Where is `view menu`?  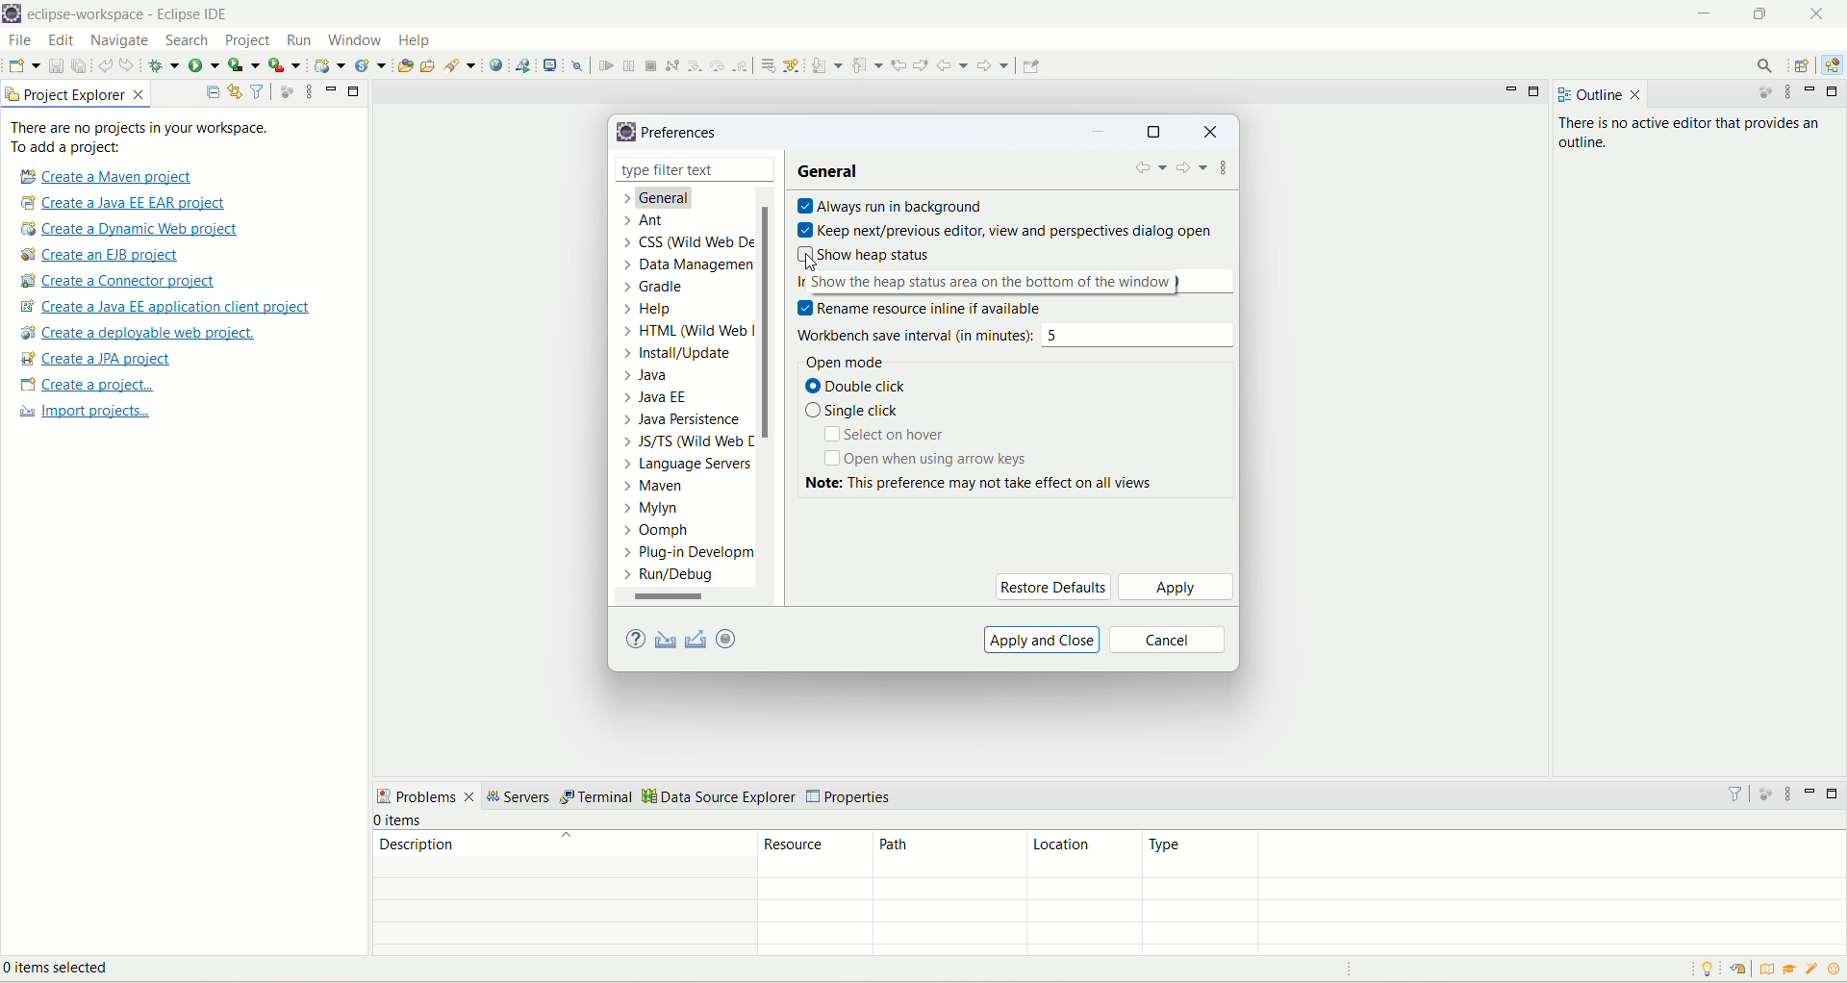 view menu is located at coordinates (1790, 94).